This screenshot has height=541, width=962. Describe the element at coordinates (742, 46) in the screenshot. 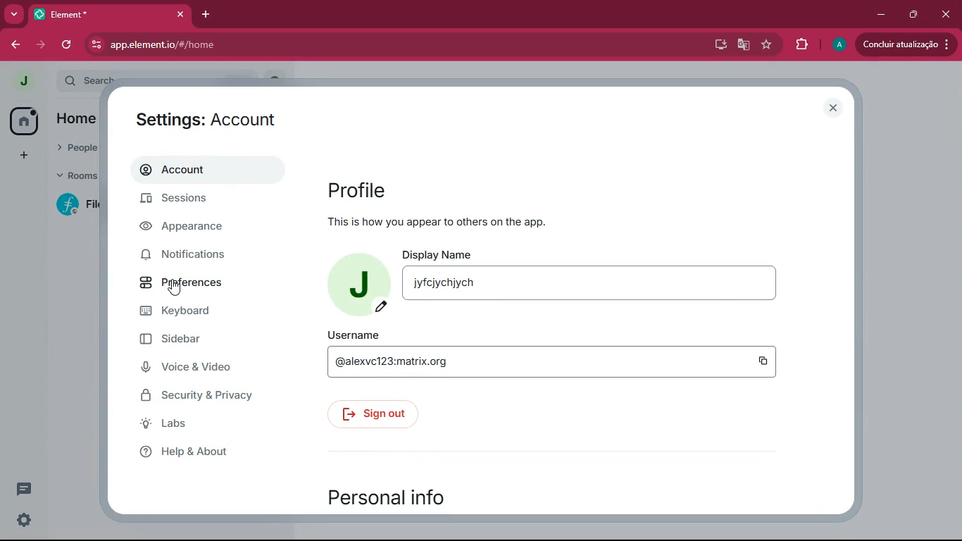

I see `google translate` at that location.